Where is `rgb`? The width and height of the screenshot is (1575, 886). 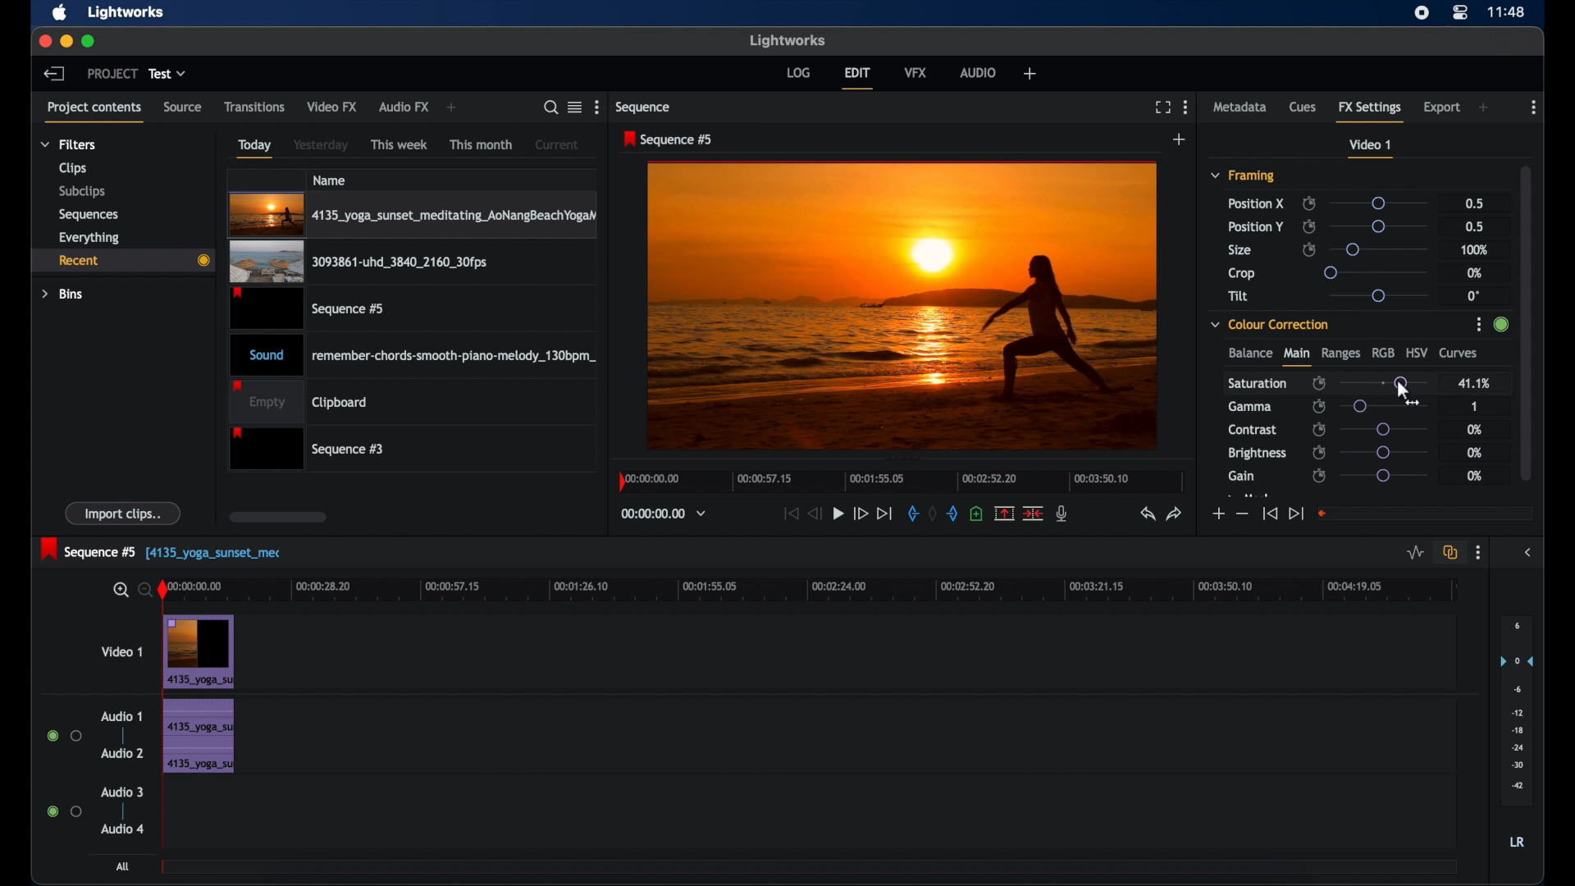
rgb is located at coordinates (1383, 352).